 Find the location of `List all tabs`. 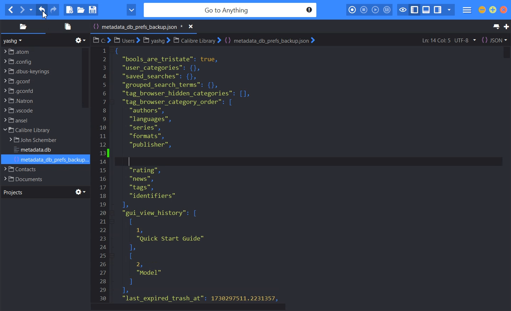

List all tabs is located at coordinates (495, 27).